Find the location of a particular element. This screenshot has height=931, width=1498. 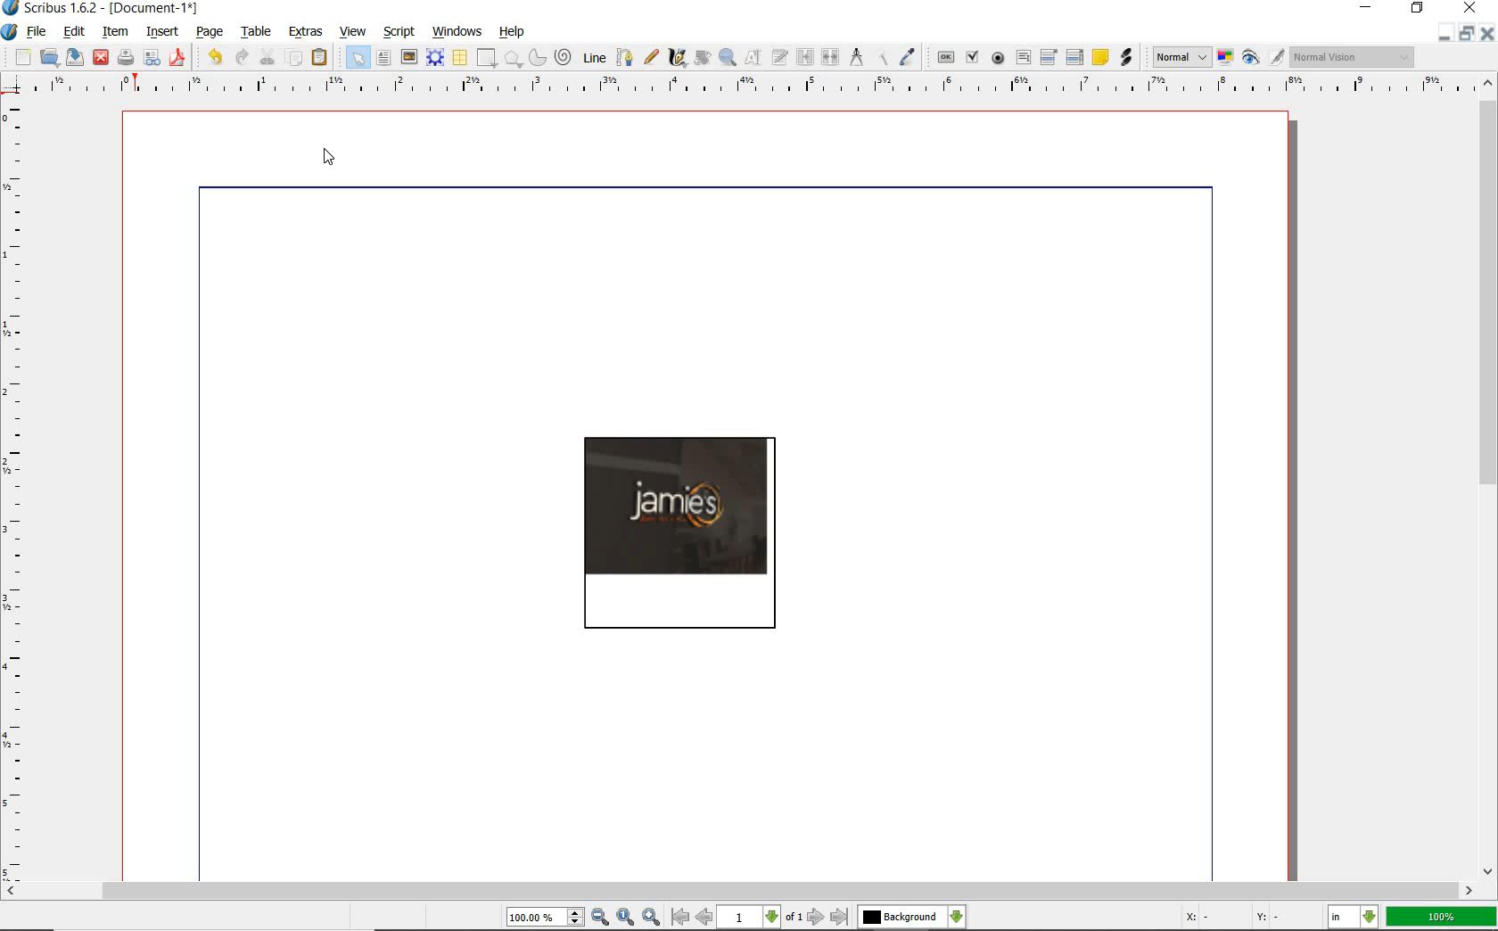

image frame is located at coordinates (408, 58).